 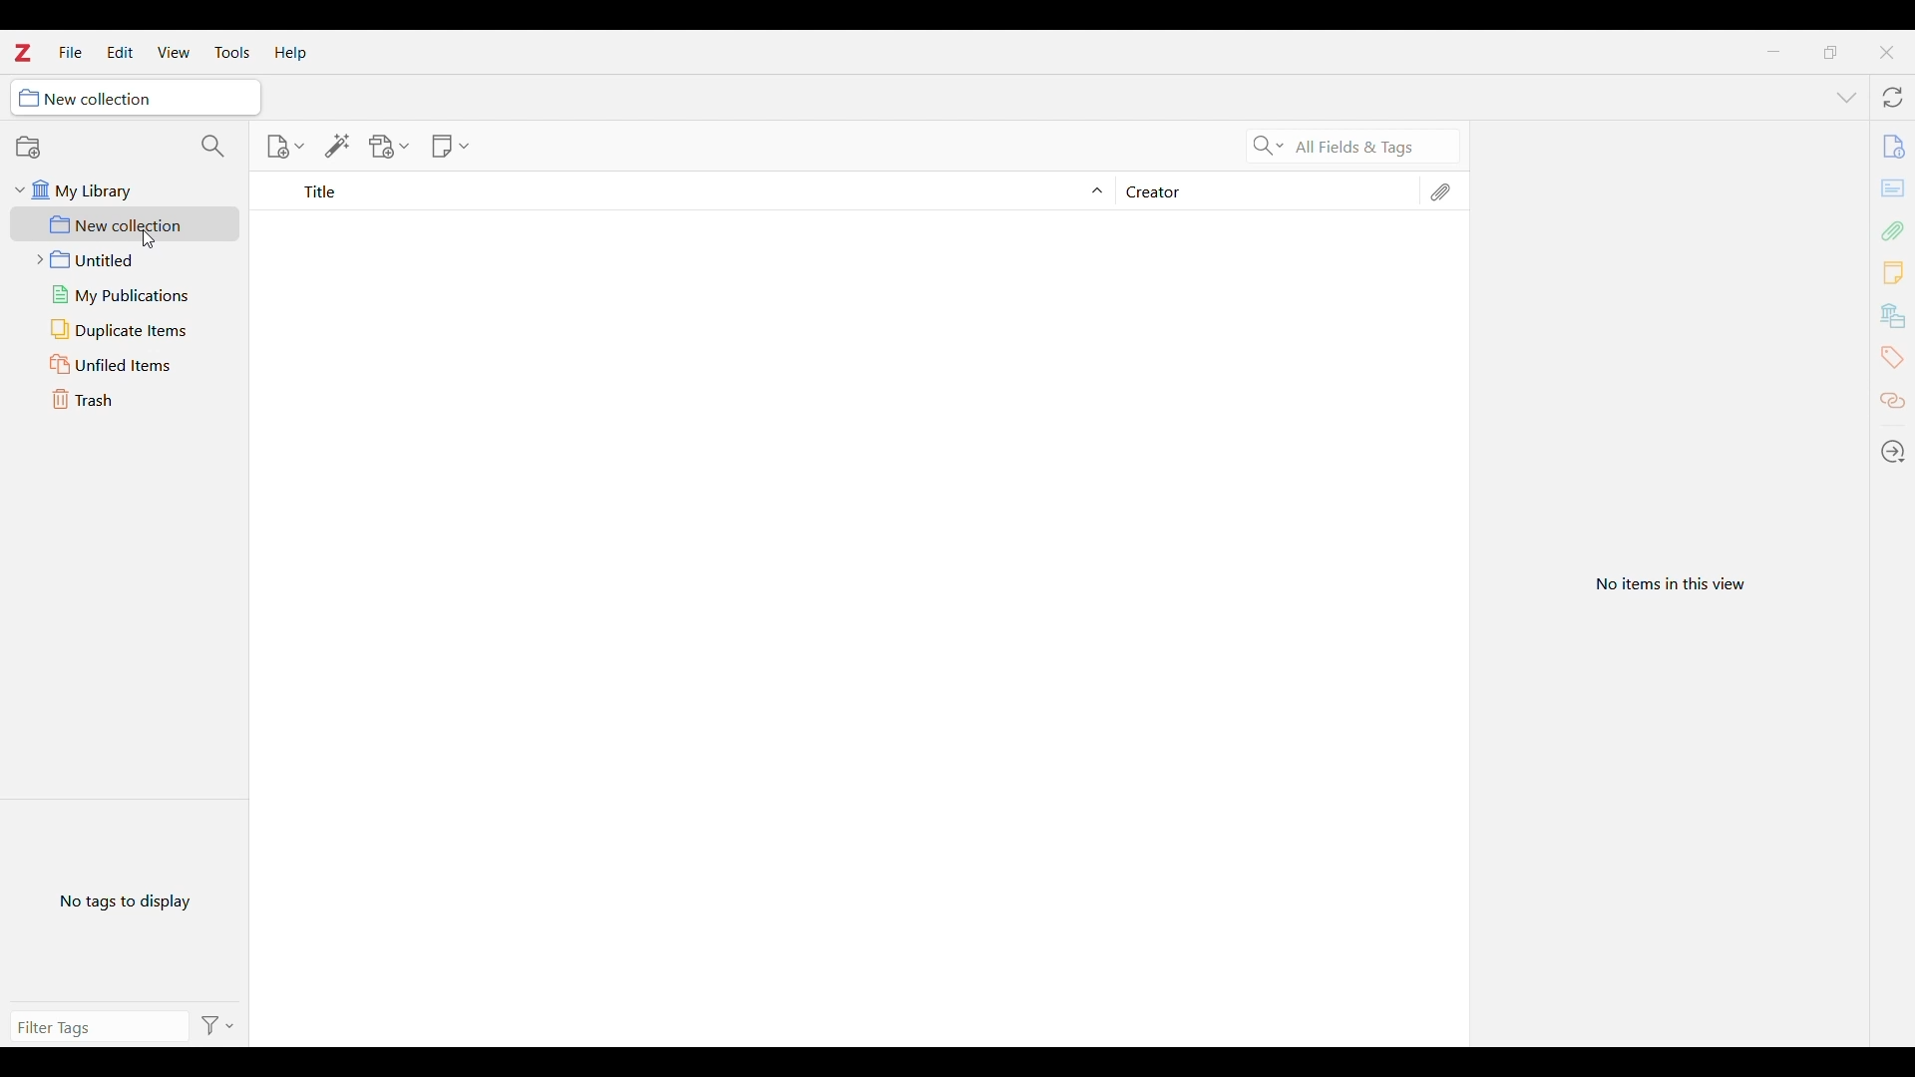 What do you see at coordinates (99, 1027) in the screenshot?
I see `Type filter tag` at bounding box center [99, 1027].